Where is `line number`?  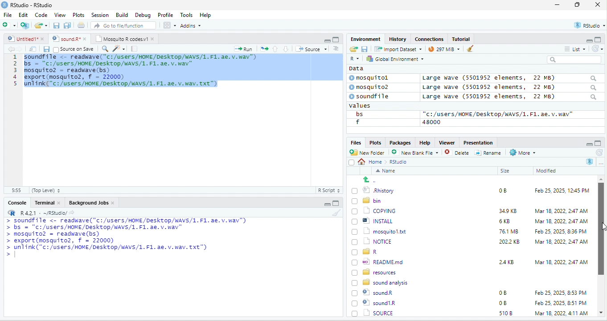 line number is located at coordinates (18, 119).